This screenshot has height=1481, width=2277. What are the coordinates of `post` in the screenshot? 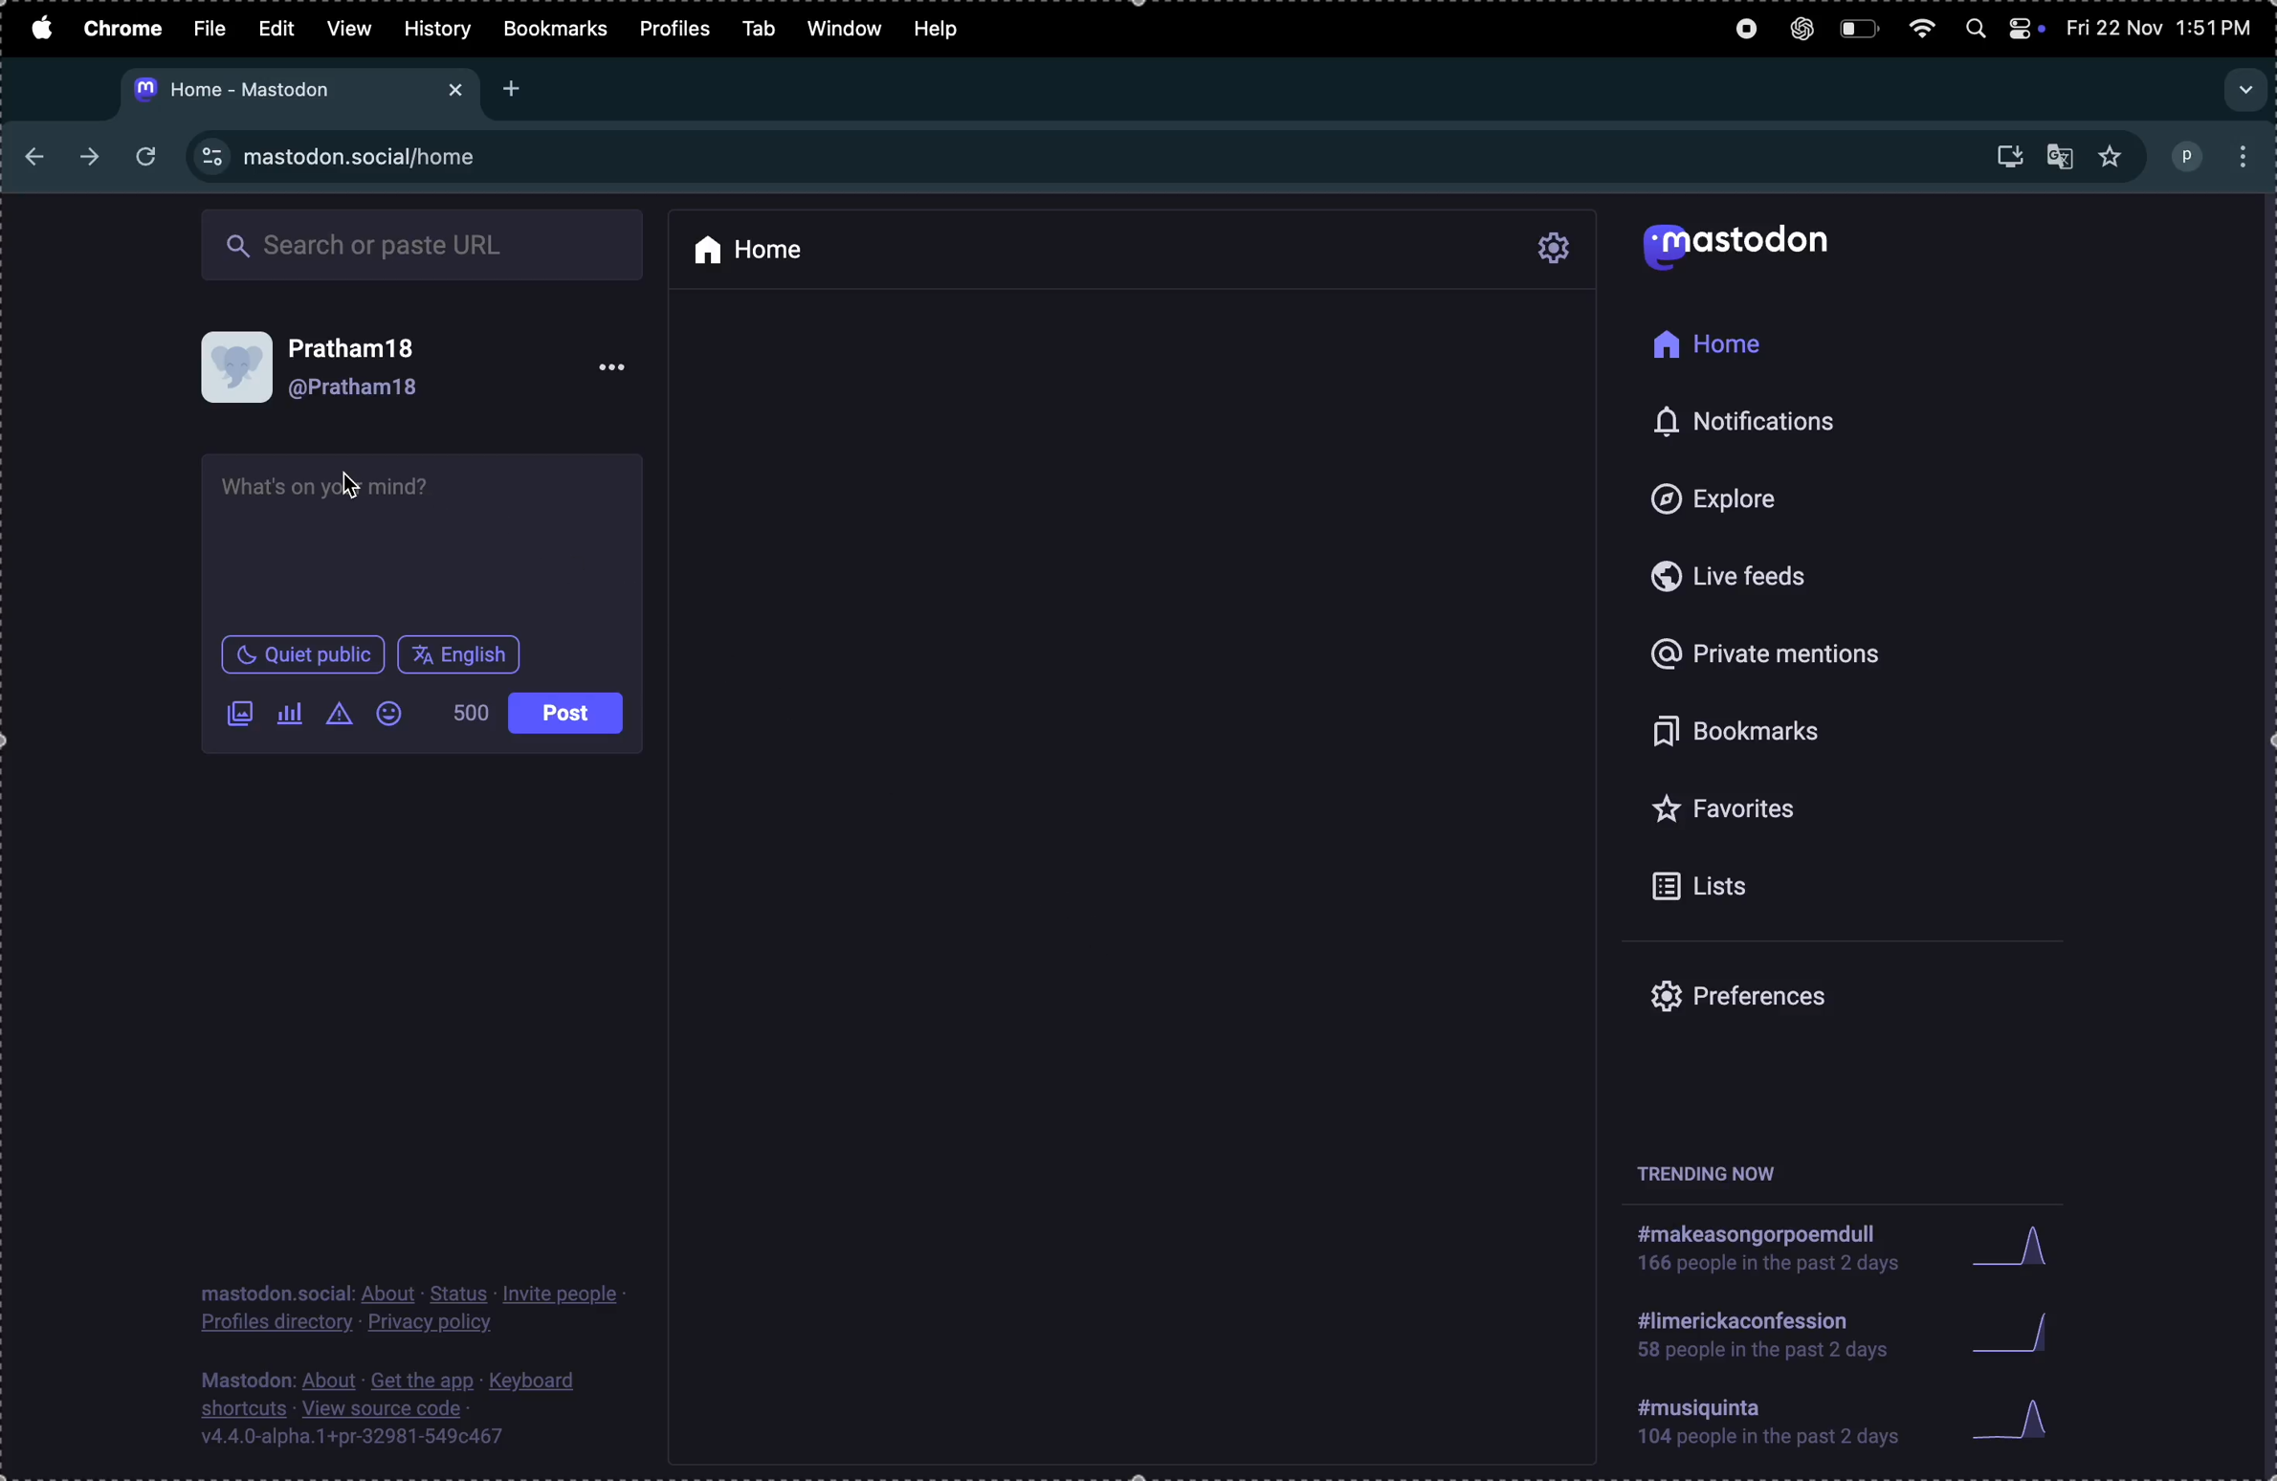 It's located at (565, 714).